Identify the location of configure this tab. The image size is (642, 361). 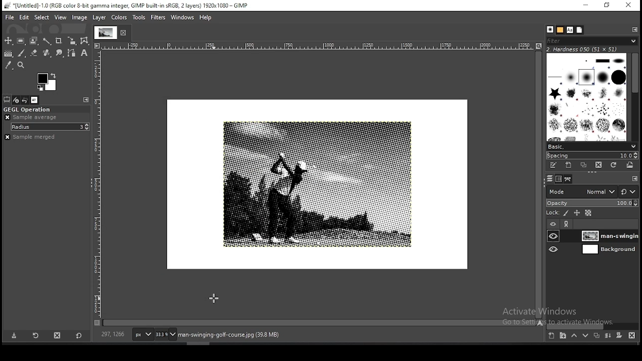
(635, 179).